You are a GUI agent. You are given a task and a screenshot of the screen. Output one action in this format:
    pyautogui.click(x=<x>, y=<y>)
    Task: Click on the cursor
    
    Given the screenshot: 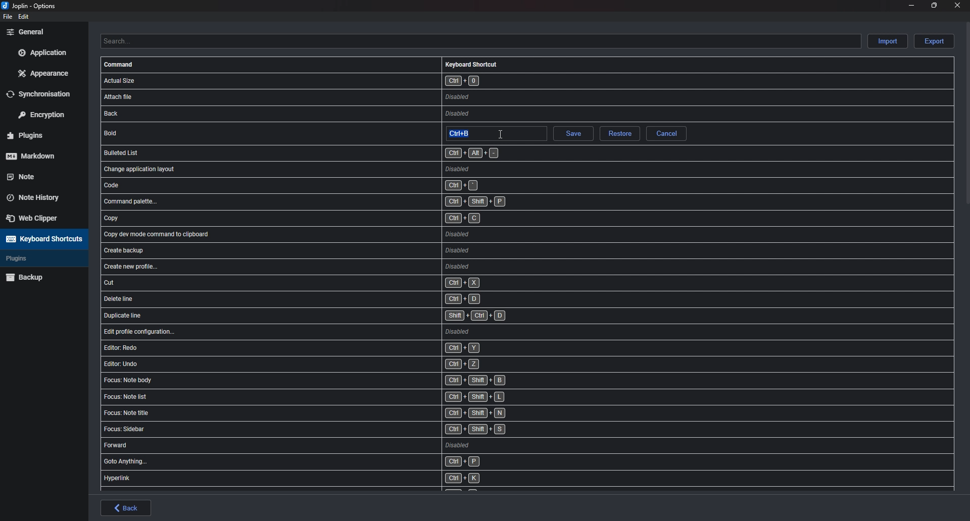 What is the action you would take?
    pyautogui.click(x=501, y=133)
    